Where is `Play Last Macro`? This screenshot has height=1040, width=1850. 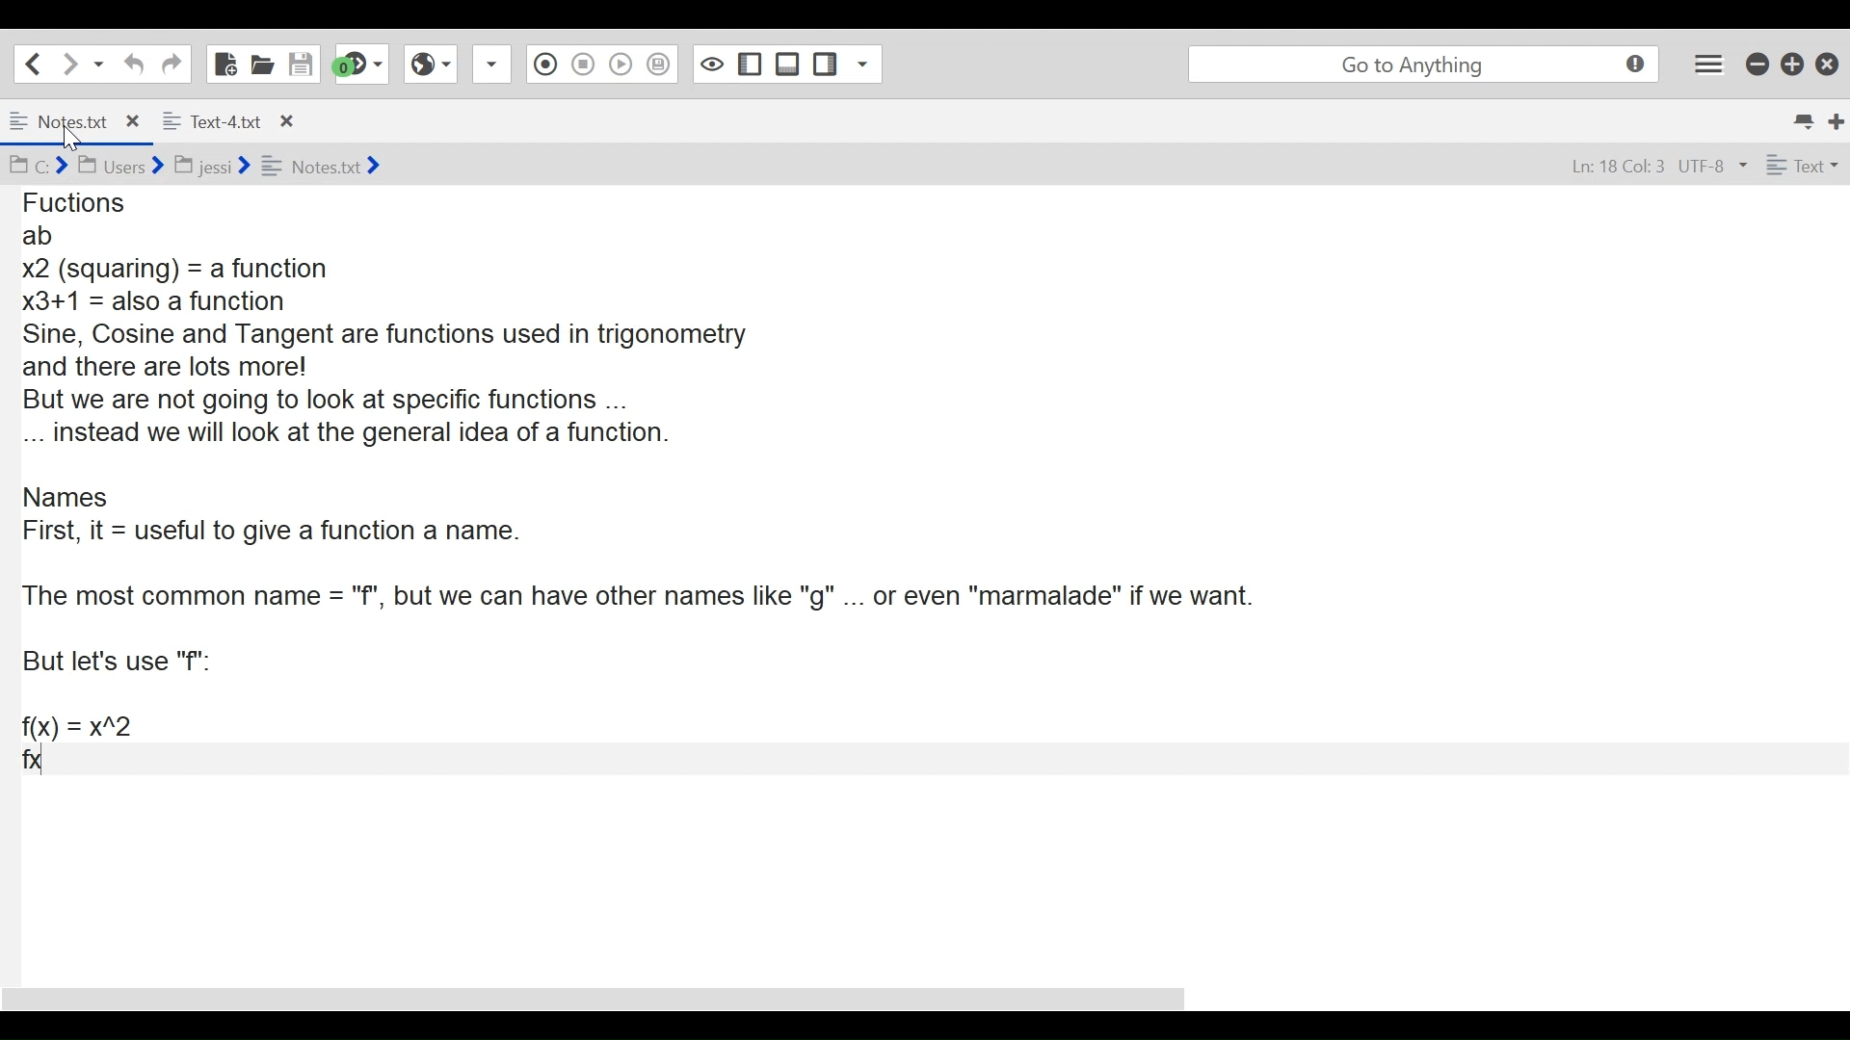
Play Last Macro is located at coordinates (621, 66).